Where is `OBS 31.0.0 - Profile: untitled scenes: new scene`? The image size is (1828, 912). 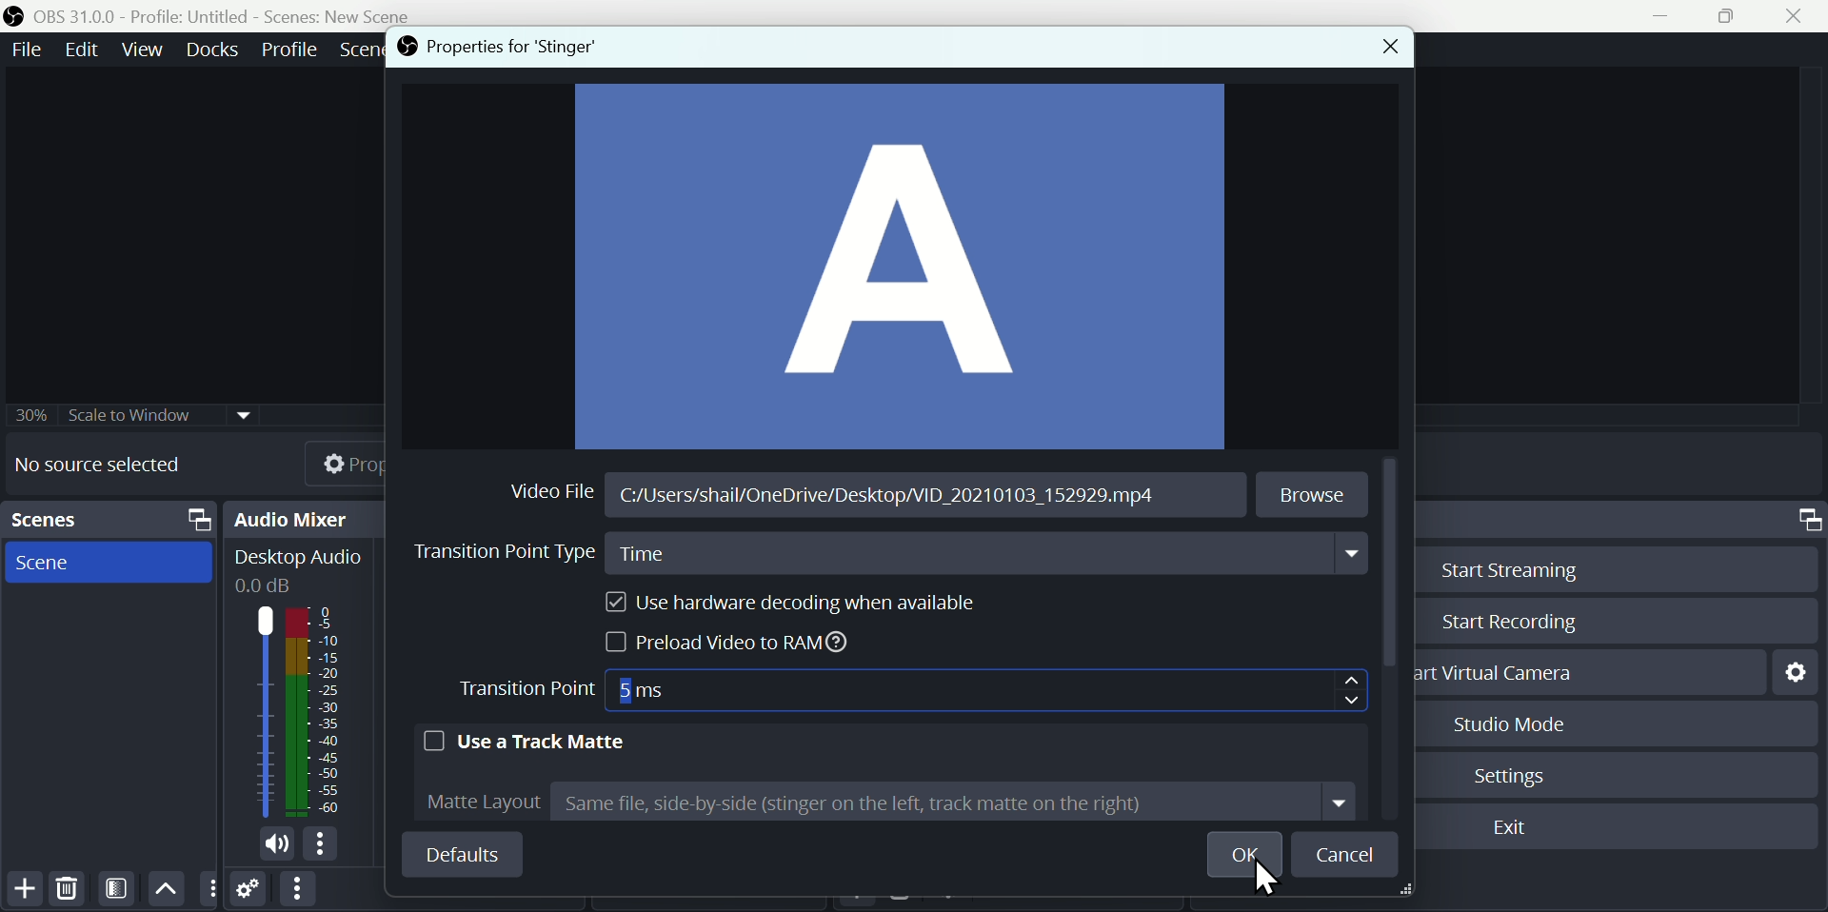 OBS 31.0.0 - Profile: untitled scenes: new scene is located at coordinates (216, 15).